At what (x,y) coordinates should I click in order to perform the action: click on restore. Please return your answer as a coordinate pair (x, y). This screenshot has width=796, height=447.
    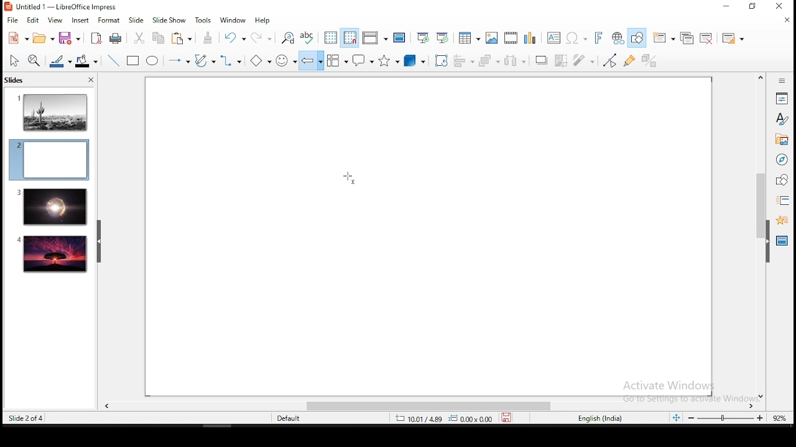
    Looking at the image, I should click on (753, 7).